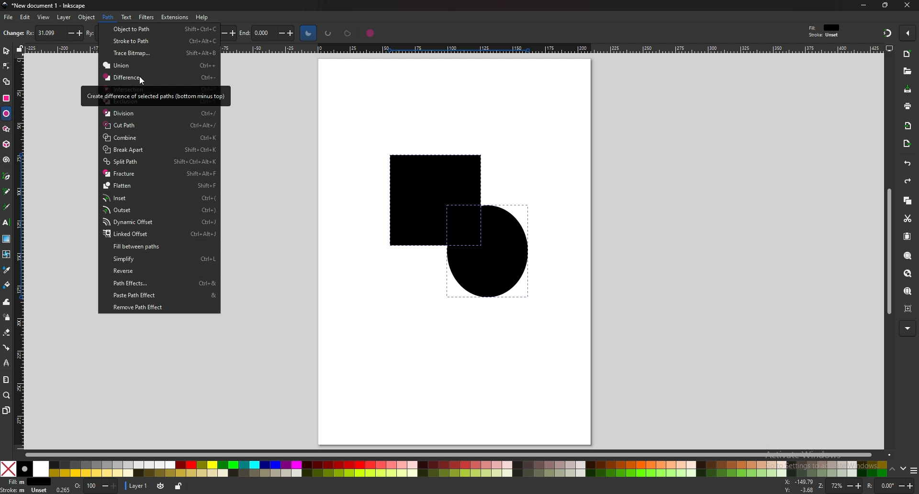 The width and height of the screenshot is (919, 494). Describe the element at coordinates (157, 138) in the screenshot. I see `Combine` at that location.